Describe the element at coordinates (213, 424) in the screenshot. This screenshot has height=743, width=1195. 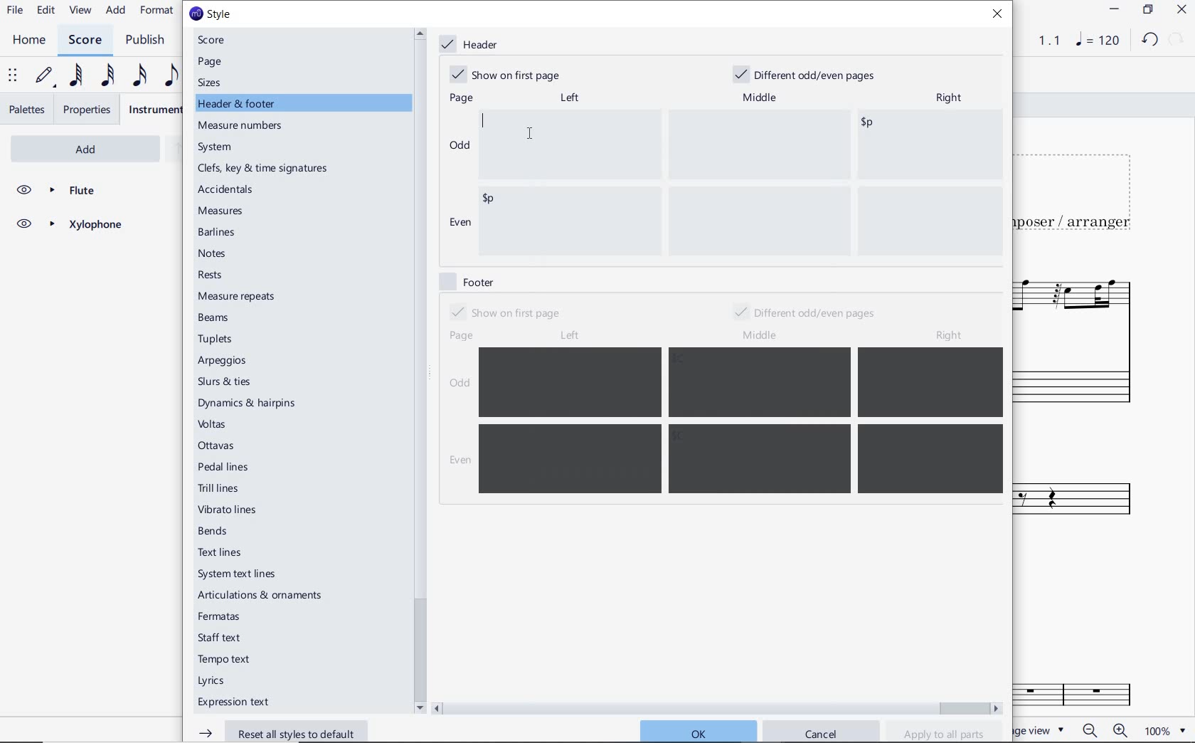
I see `voltas` at that location.